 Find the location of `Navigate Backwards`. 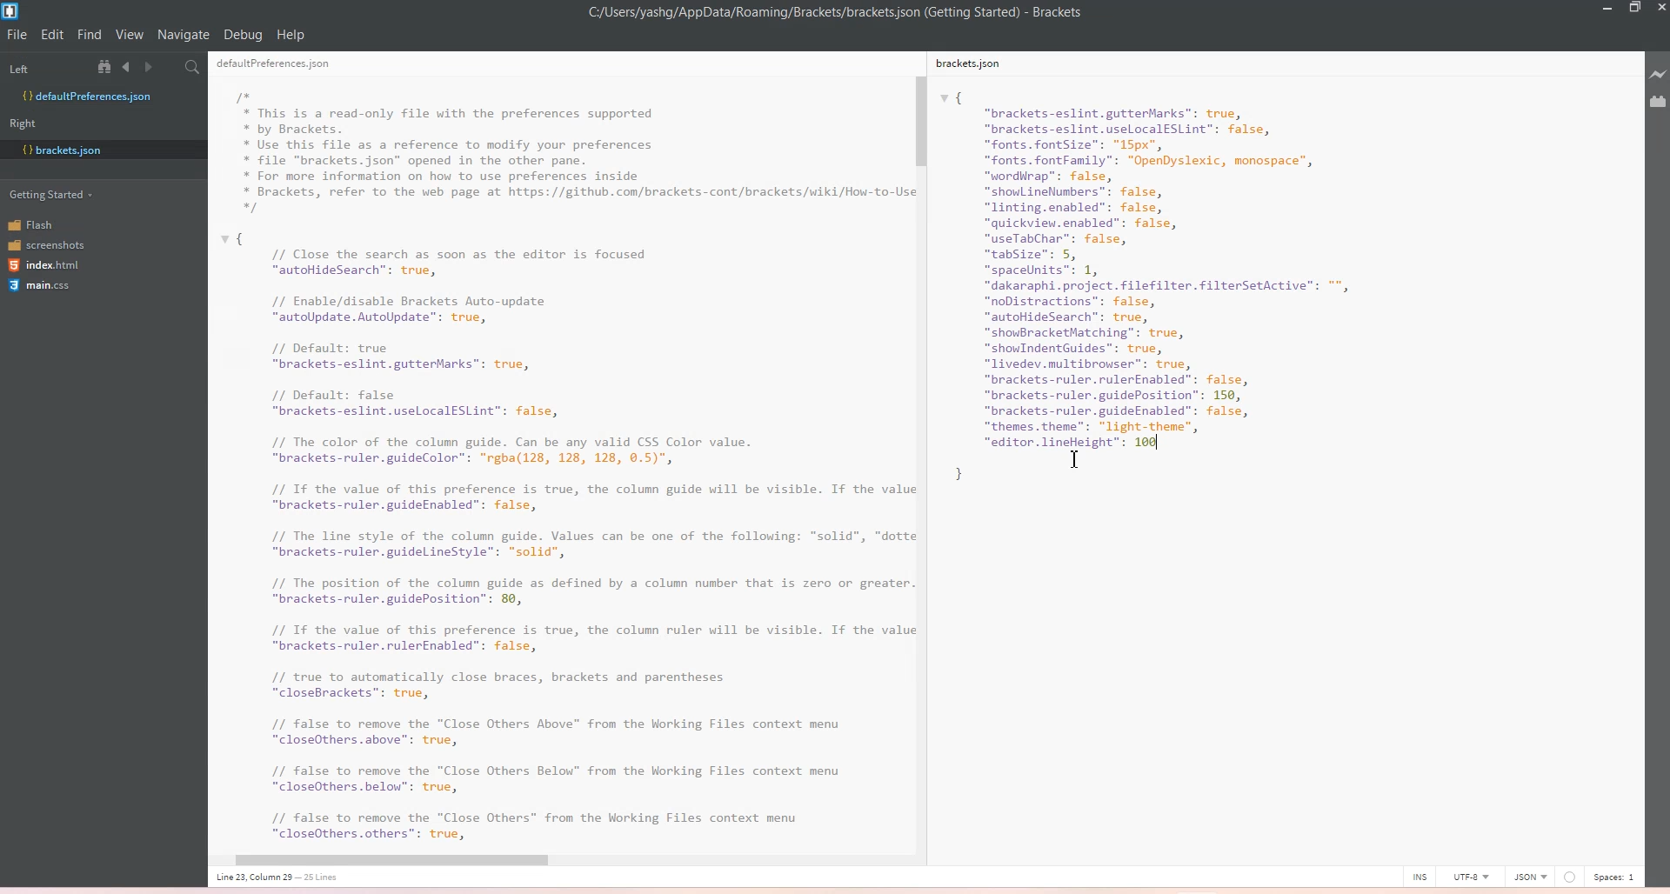

Navigate Backwards is located at coordinates (130, 67).